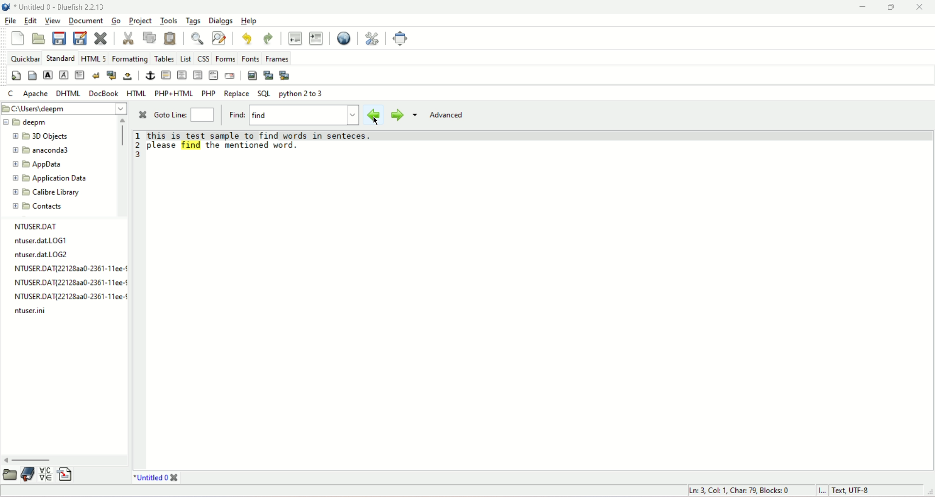  I want to click on please find the mentioned word, so click(221, 144).